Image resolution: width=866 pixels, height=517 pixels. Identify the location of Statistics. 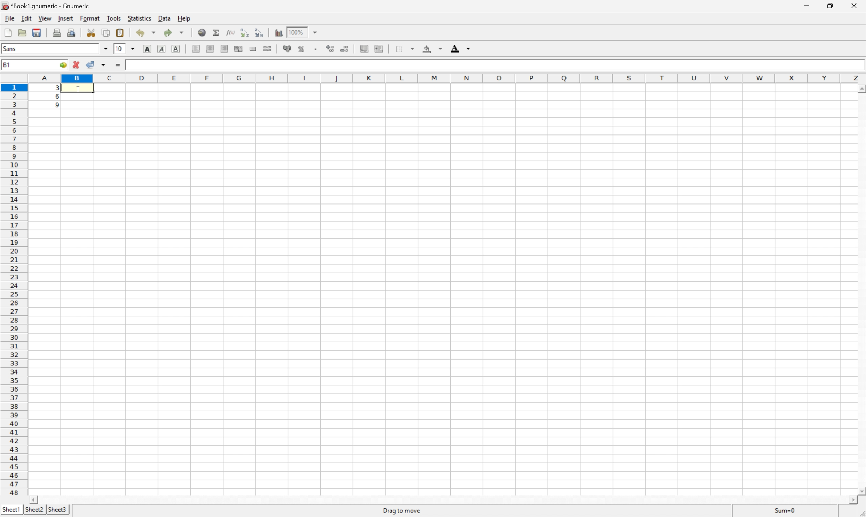
(140, 18).